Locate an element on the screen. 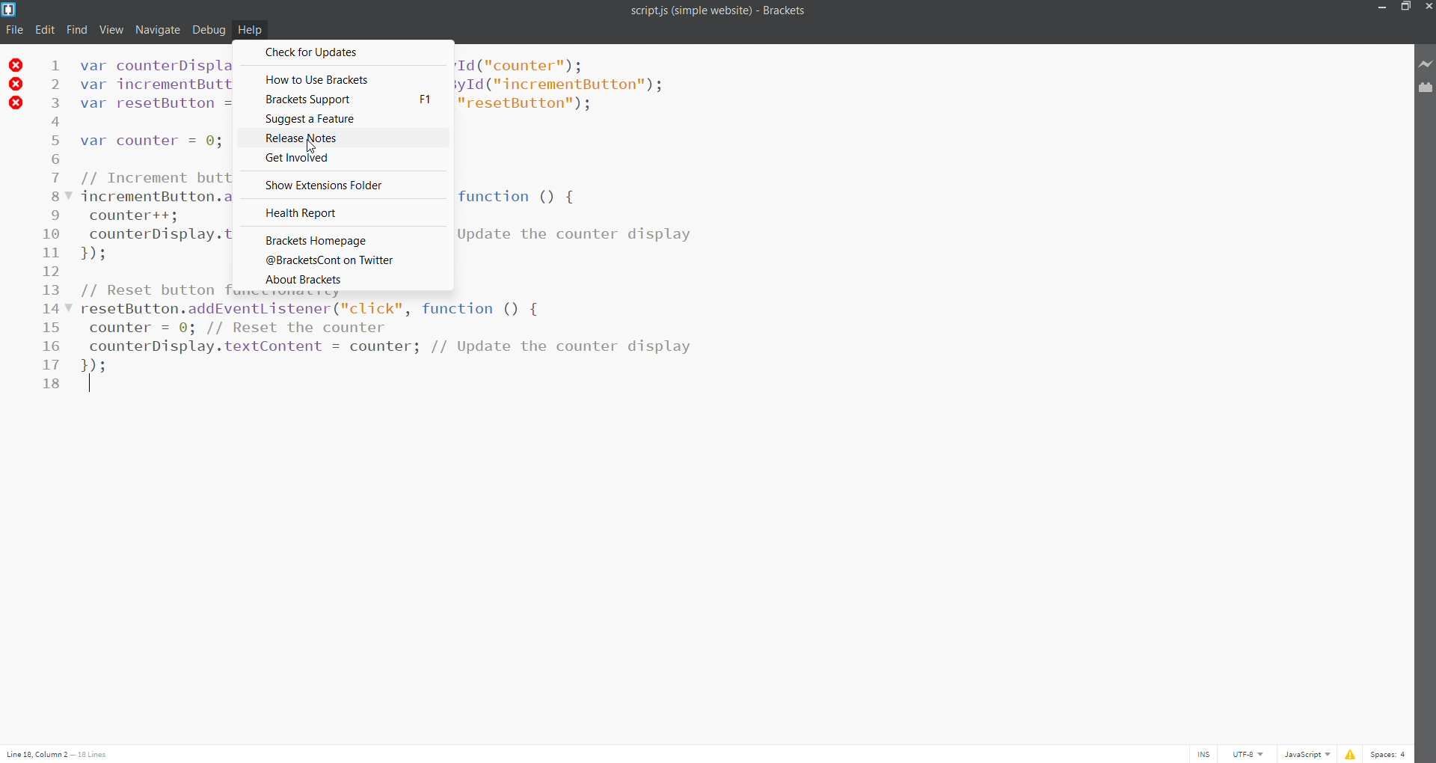  health report is located at coordinates (343, 211).